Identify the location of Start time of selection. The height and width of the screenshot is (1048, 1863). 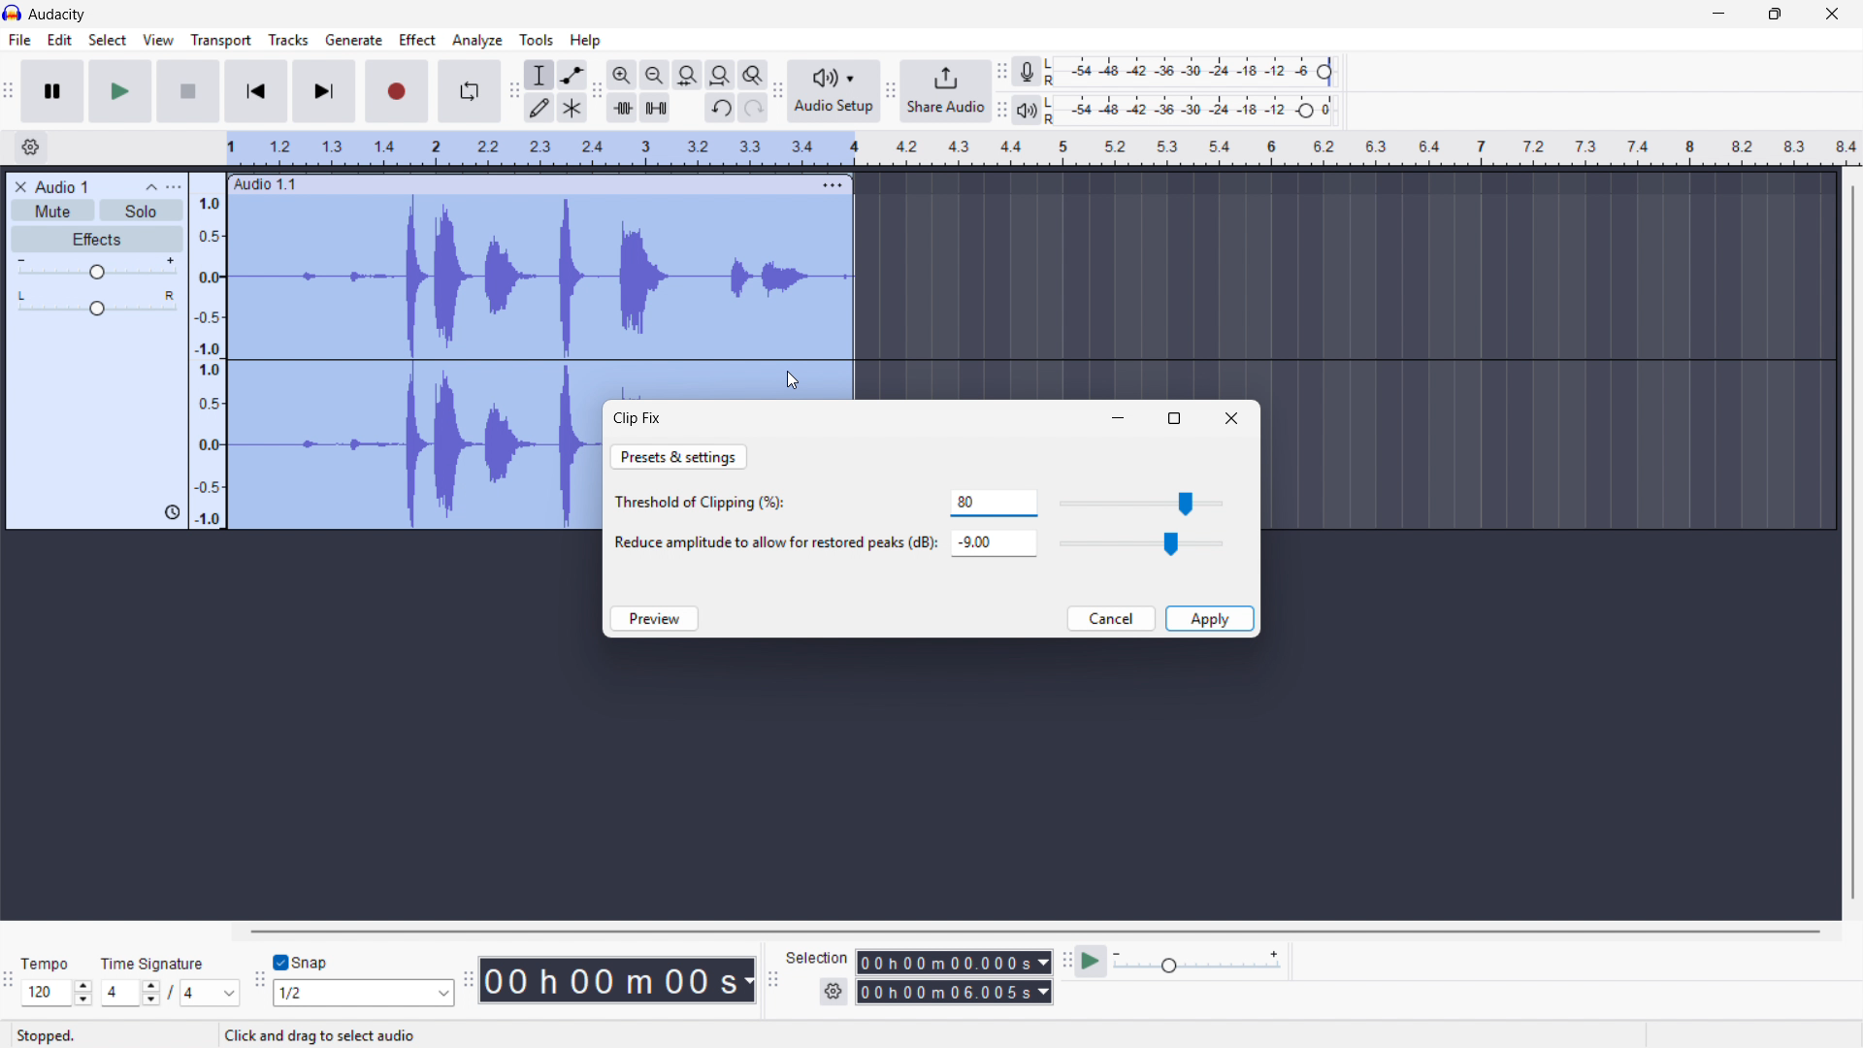
(954, 963).